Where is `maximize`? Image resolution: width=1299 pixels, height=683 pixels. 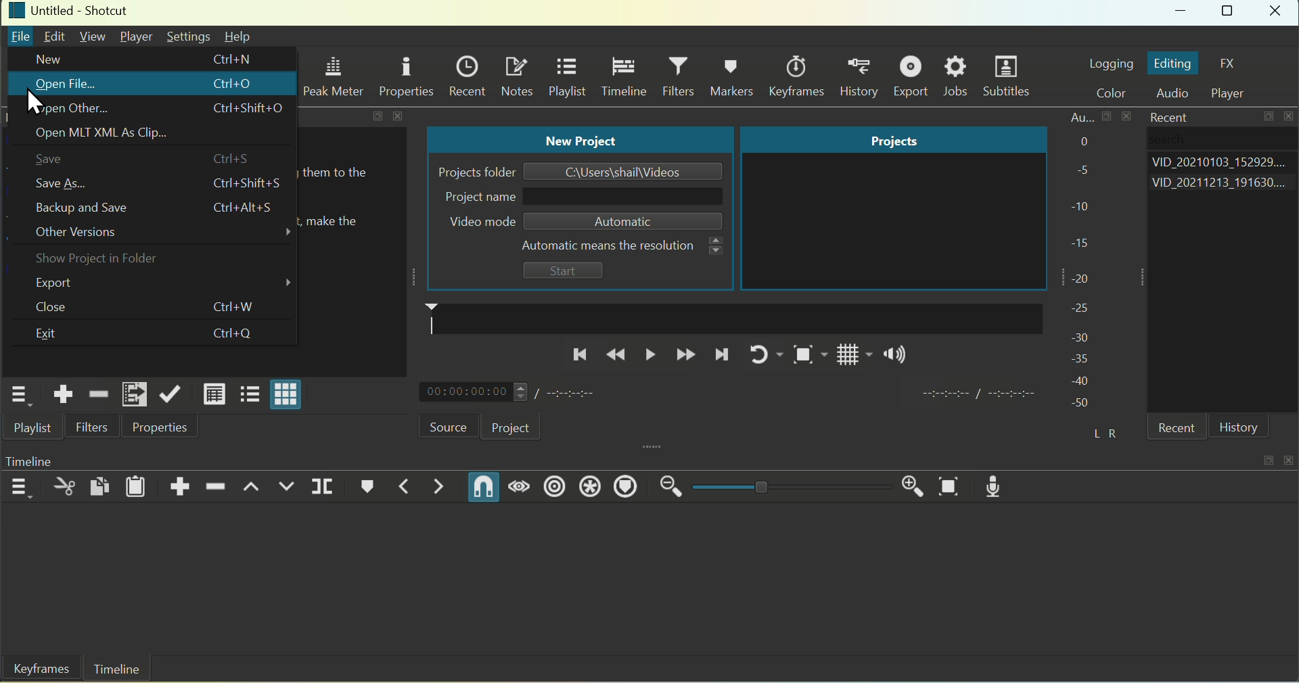 maximize is located at coordinates (1270, 118).